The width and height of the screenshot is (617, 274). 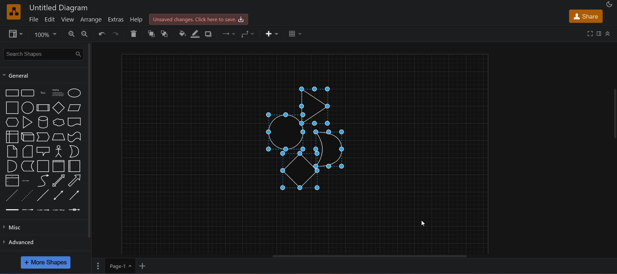 I want to click on arrow, so click(x=43, y=181).